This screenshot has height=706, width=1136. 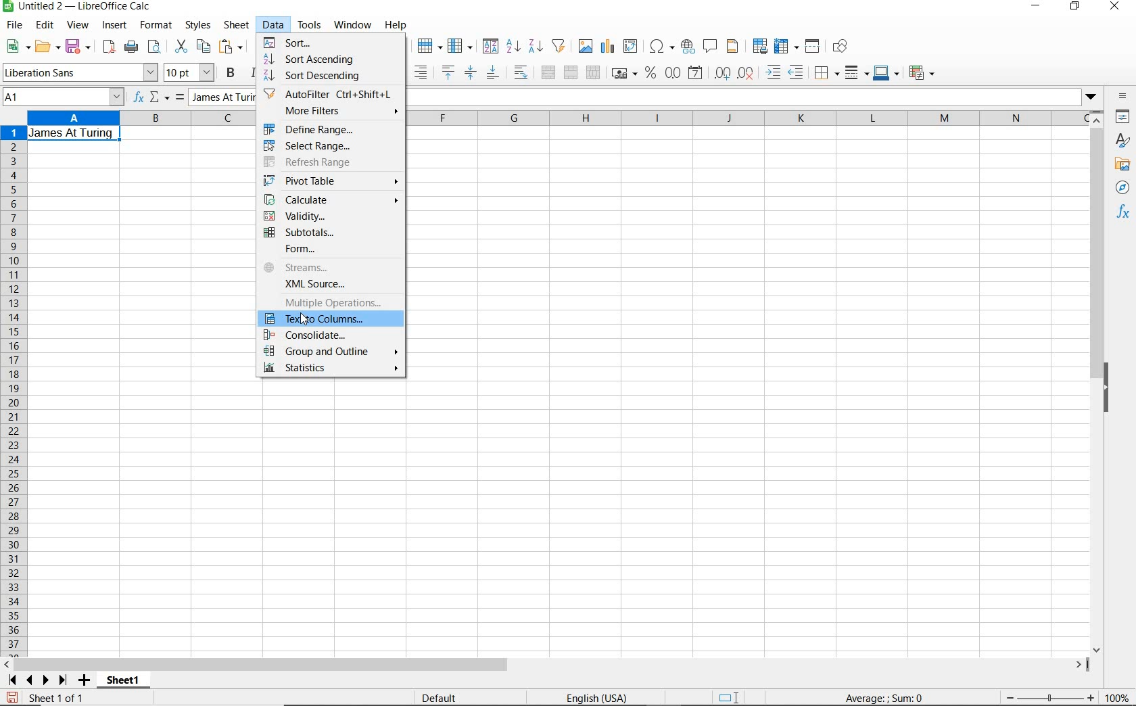 I want to click on sheet, so click(x=237, y=25).